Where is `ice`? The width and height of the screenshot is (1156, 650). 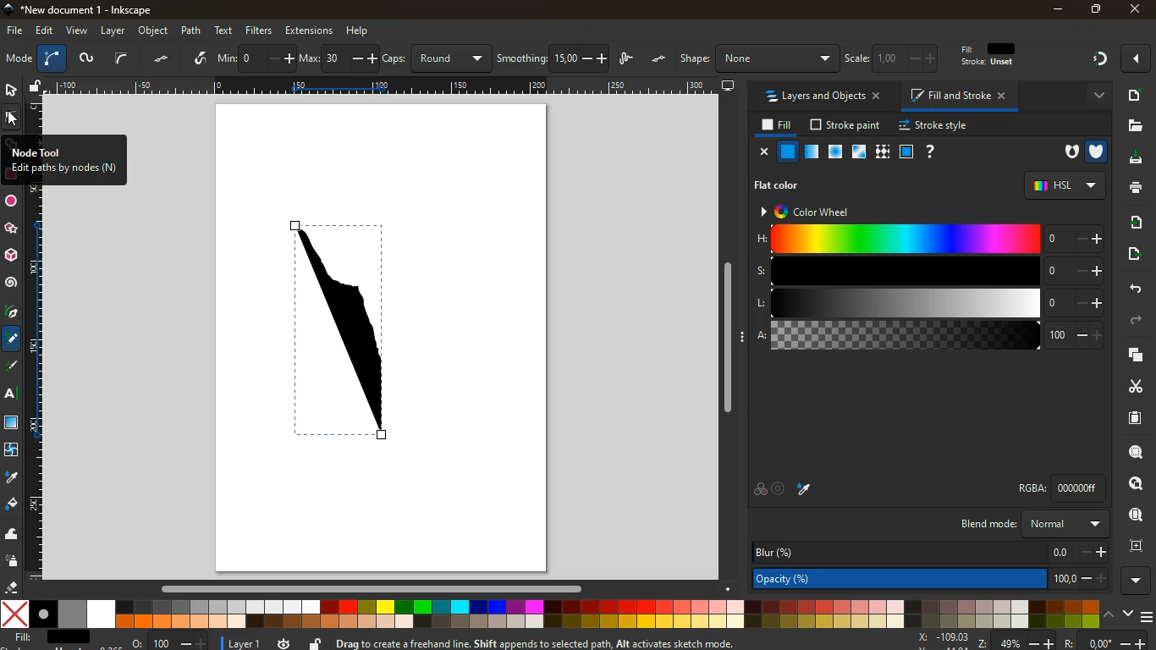
ice is located at coordinates (837, 152).